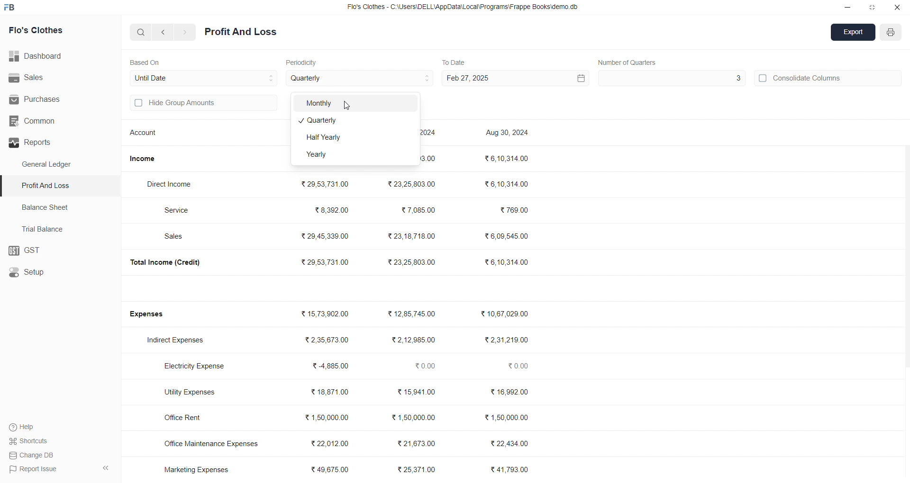 This screenshot has width=910, height=483. What do you see at coordinates (46, 99) in the screenshot?
I see `Purchases` at bounding box center [46, 99].